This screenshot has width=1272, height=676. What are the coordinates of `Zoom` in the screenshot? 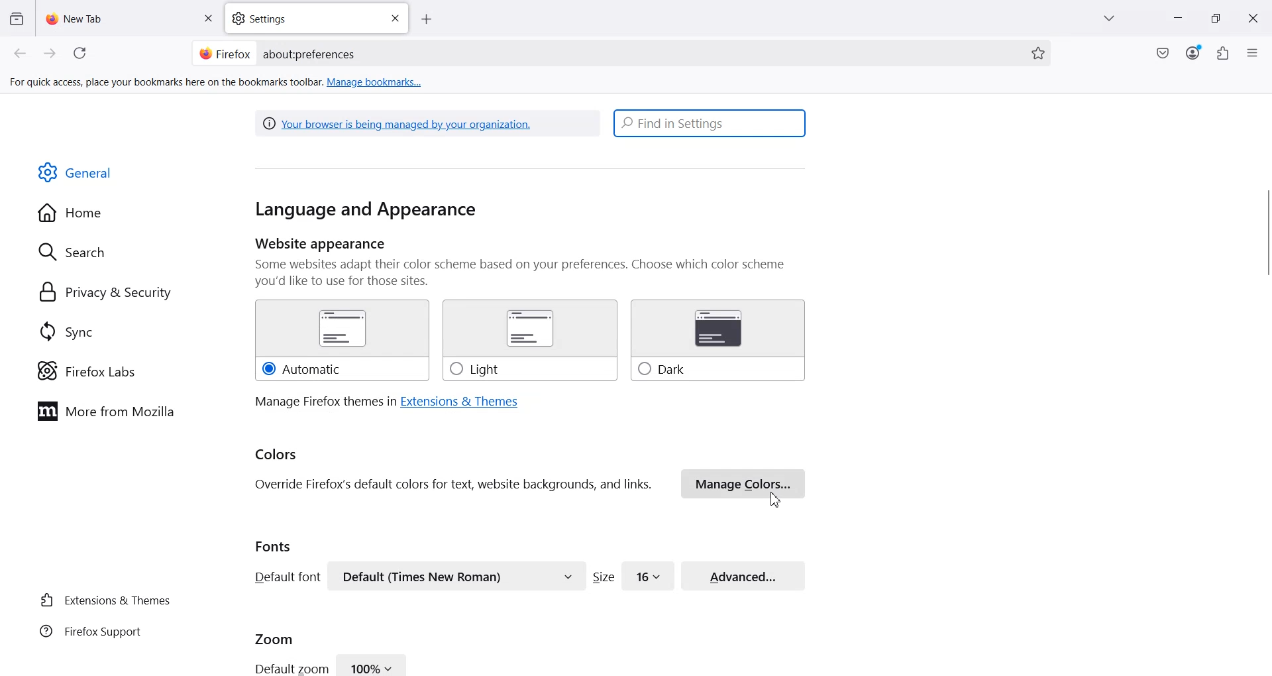 It's located at (274, 638).